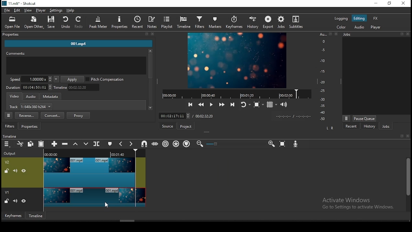 Image resolution: width=412 pixels, height=232 pixels. I want to click on video preview, so click(236, 61).